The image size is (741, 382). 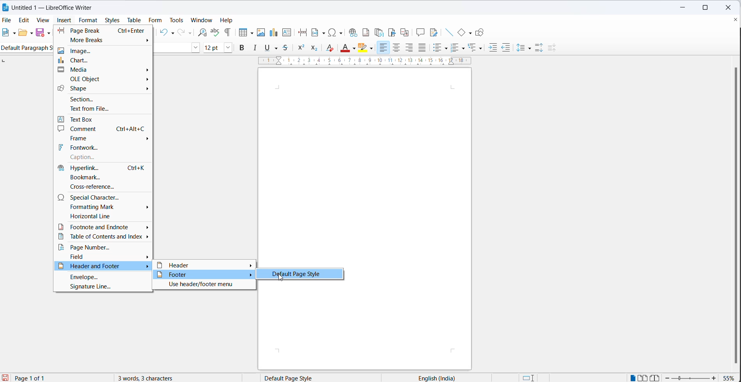 I want to click on edit, so click(x=26, y=21).